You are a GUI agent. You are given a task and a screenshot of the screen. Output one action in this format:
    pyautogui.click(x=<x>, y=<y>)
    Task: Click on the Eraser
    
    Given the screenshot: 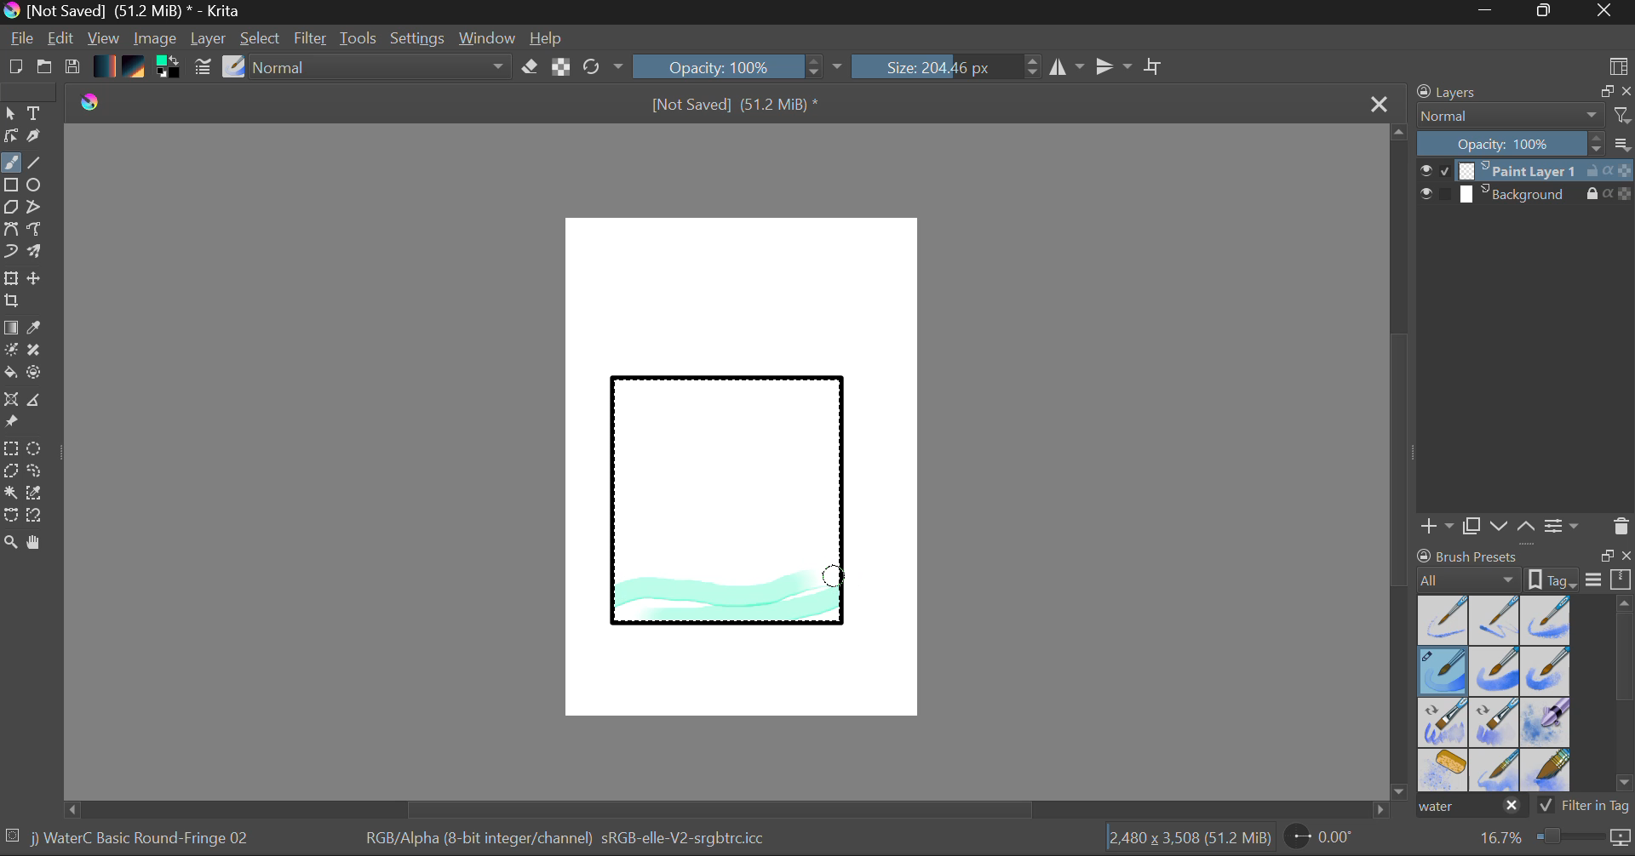 What is the action you would take?
    pyautogui.click(x=531, y=67)
    